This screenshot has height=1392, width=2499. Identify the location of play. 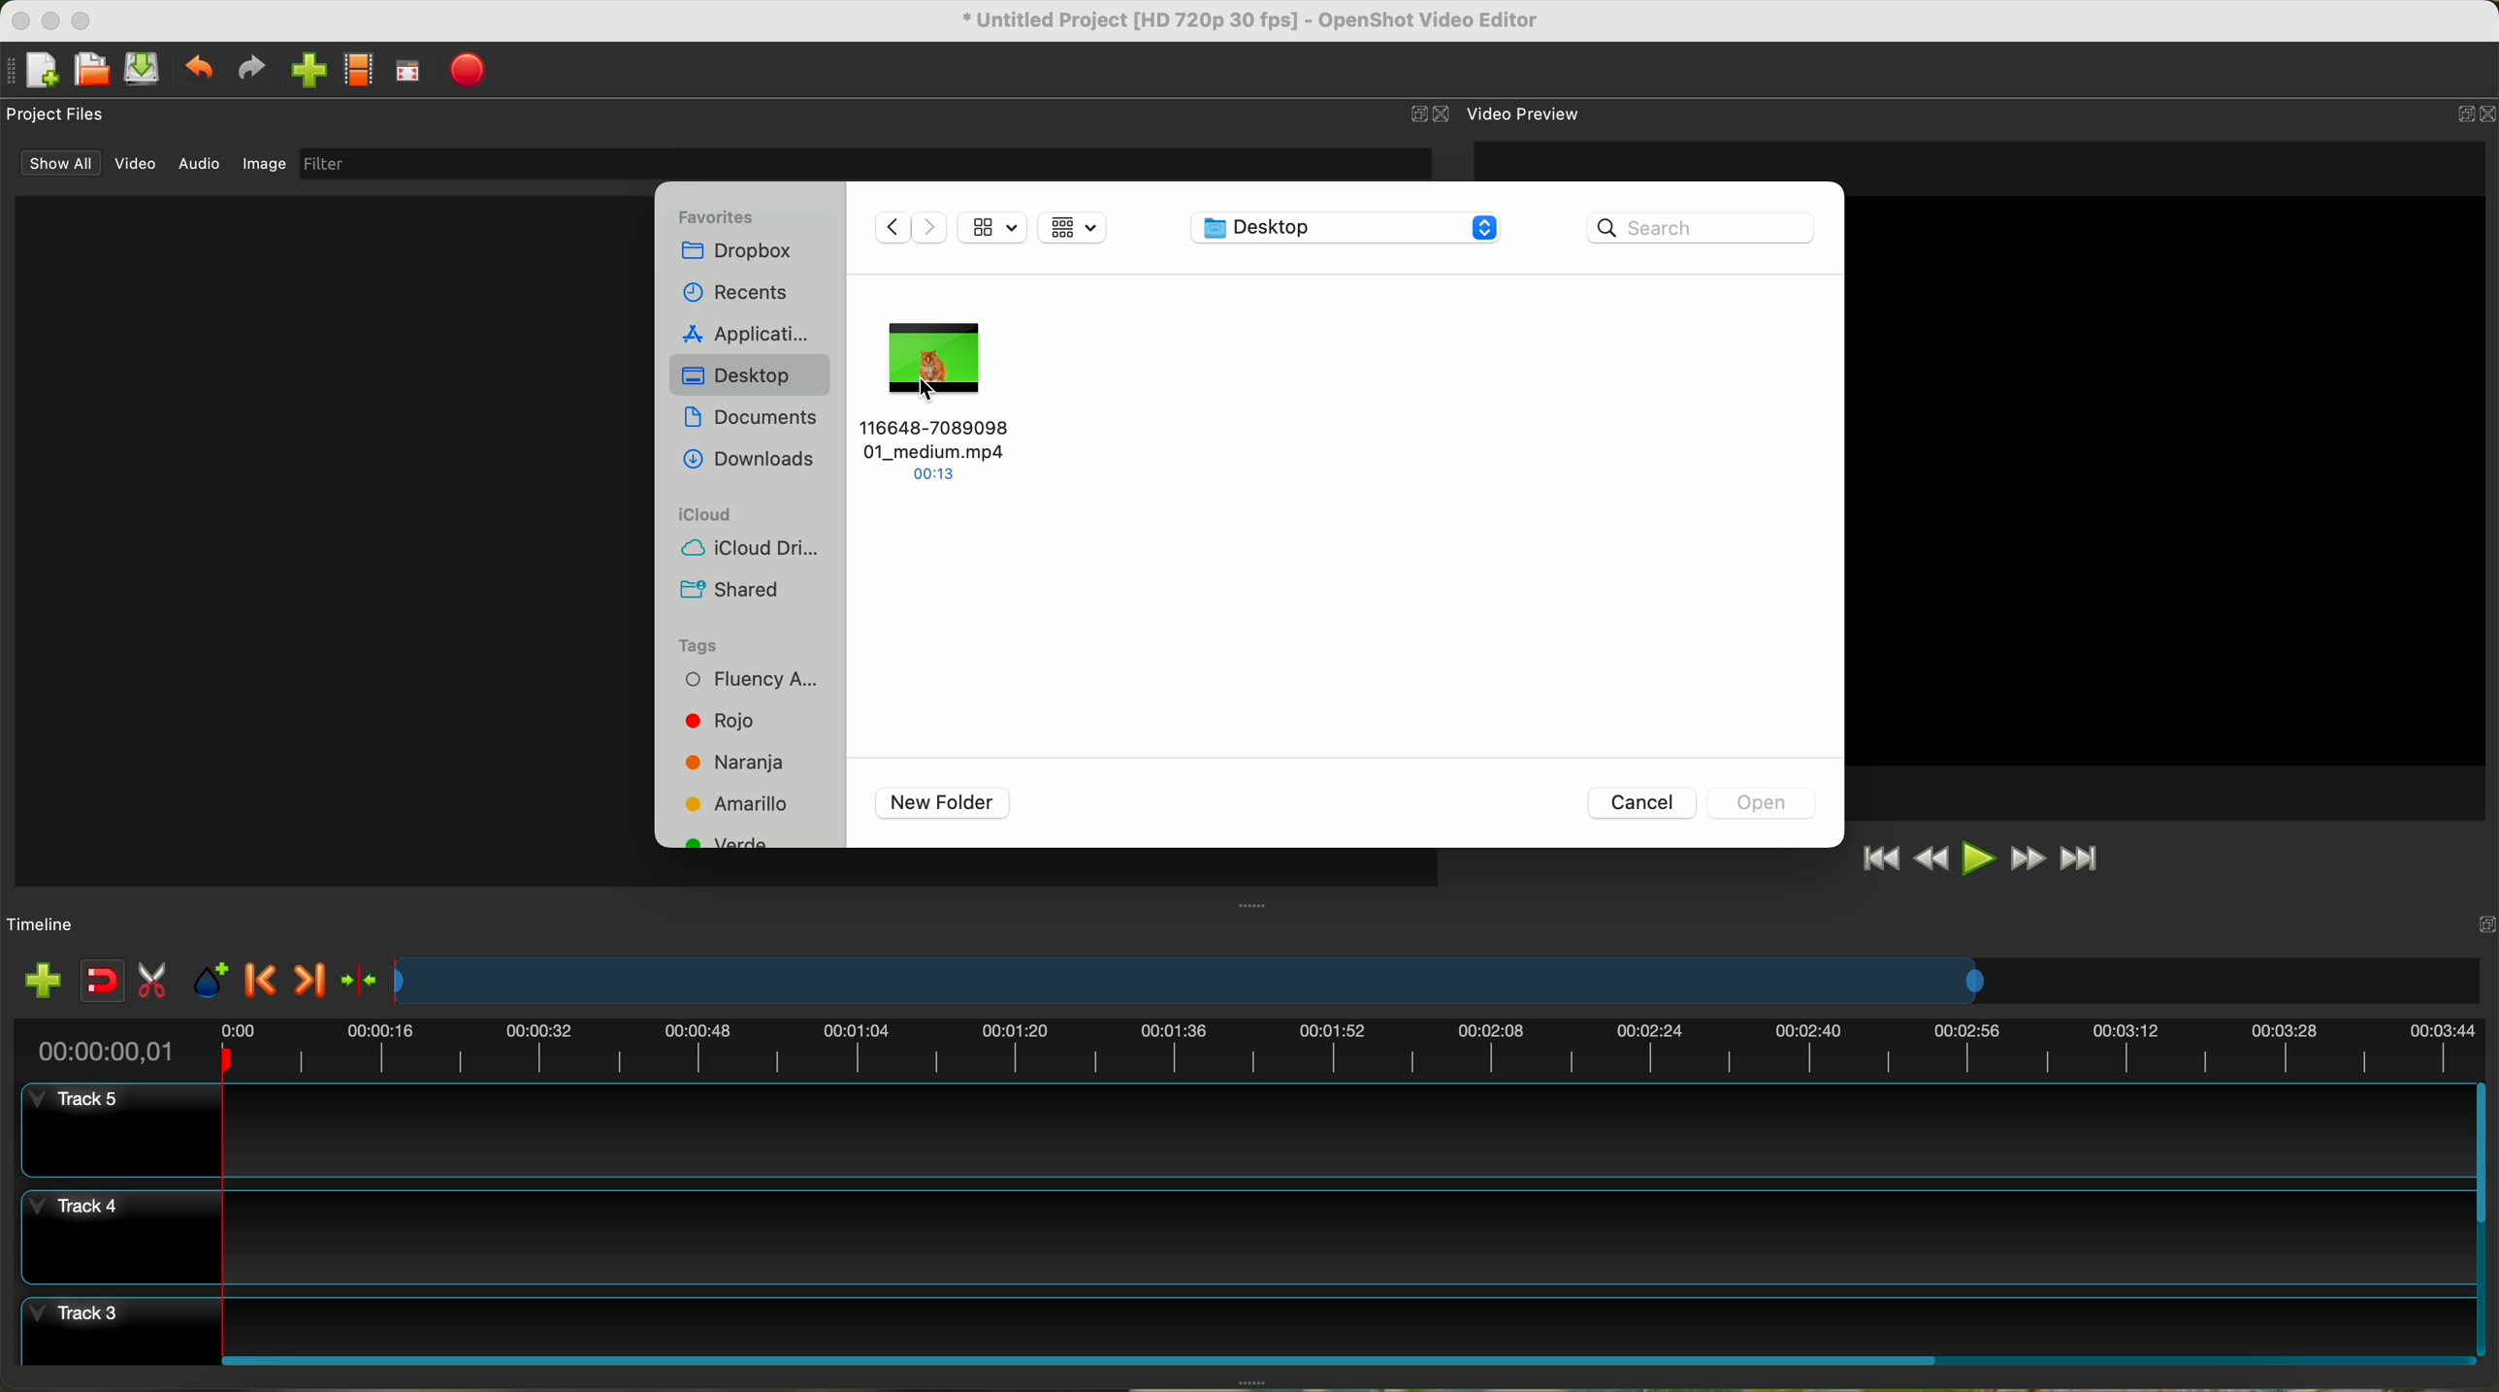
(1977, 858).